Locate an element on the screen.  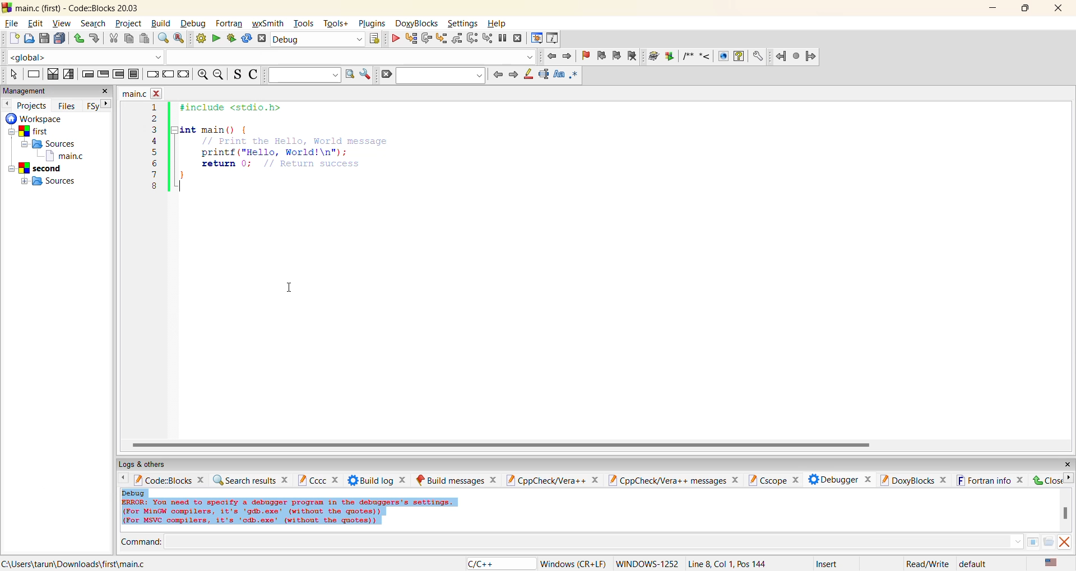
toggle bookmarks is located at coordinates (587, 55).